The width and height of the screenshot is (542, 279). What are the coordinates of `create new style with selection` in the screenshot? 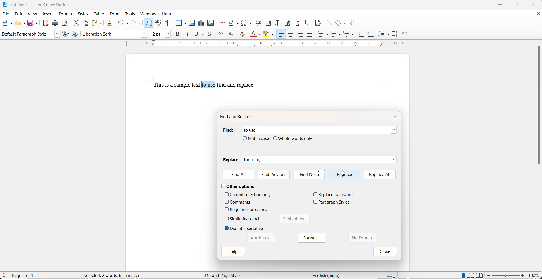 It's located at (76, 34).